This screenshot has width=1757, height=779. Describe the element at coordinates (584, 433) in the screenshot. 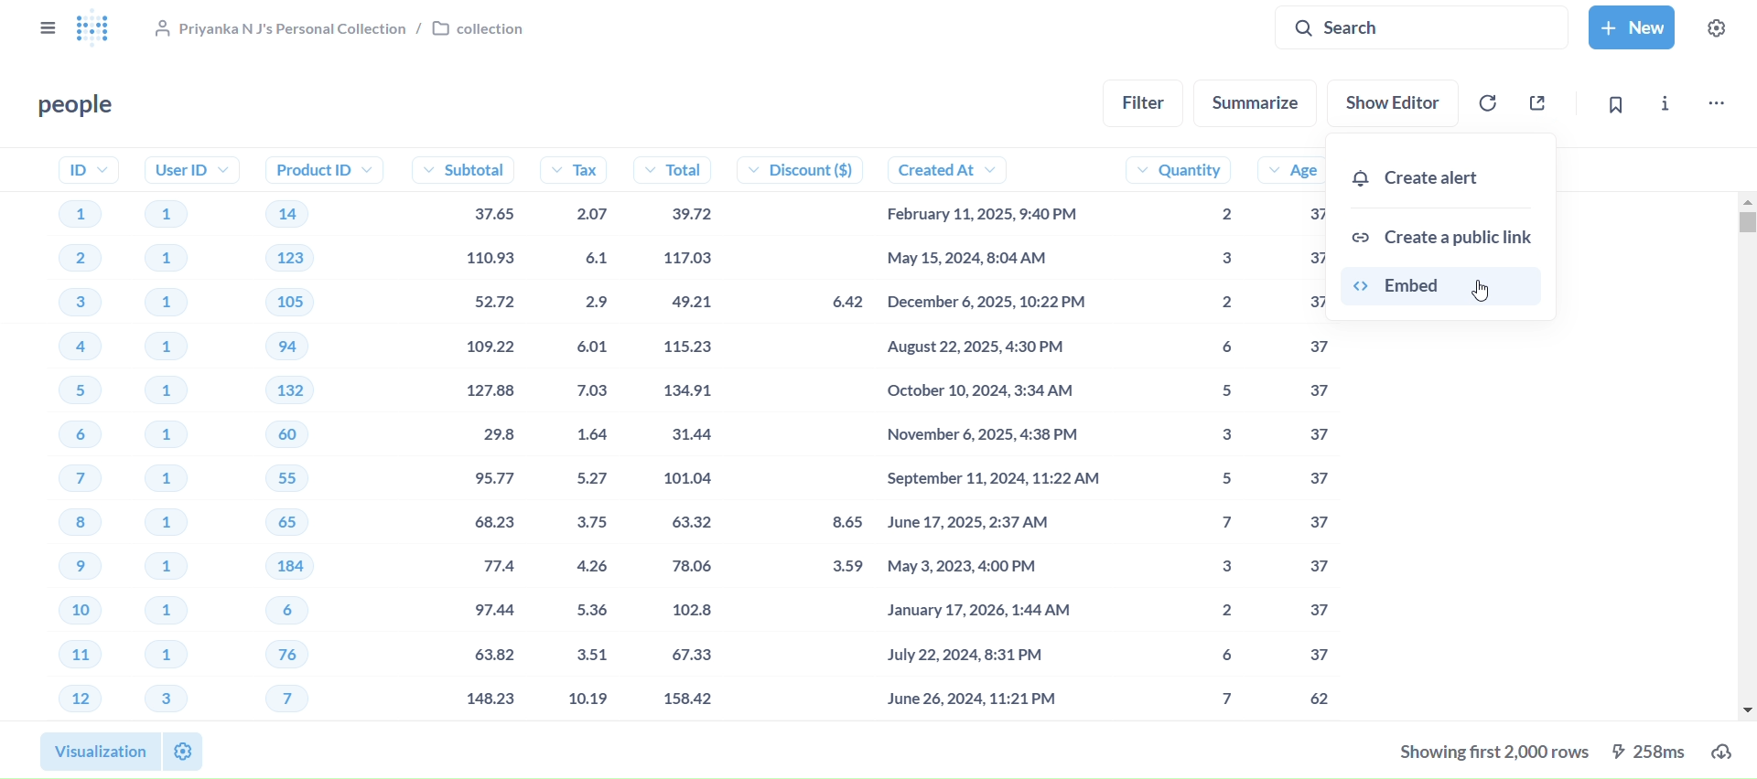

I see `tax` at that location.